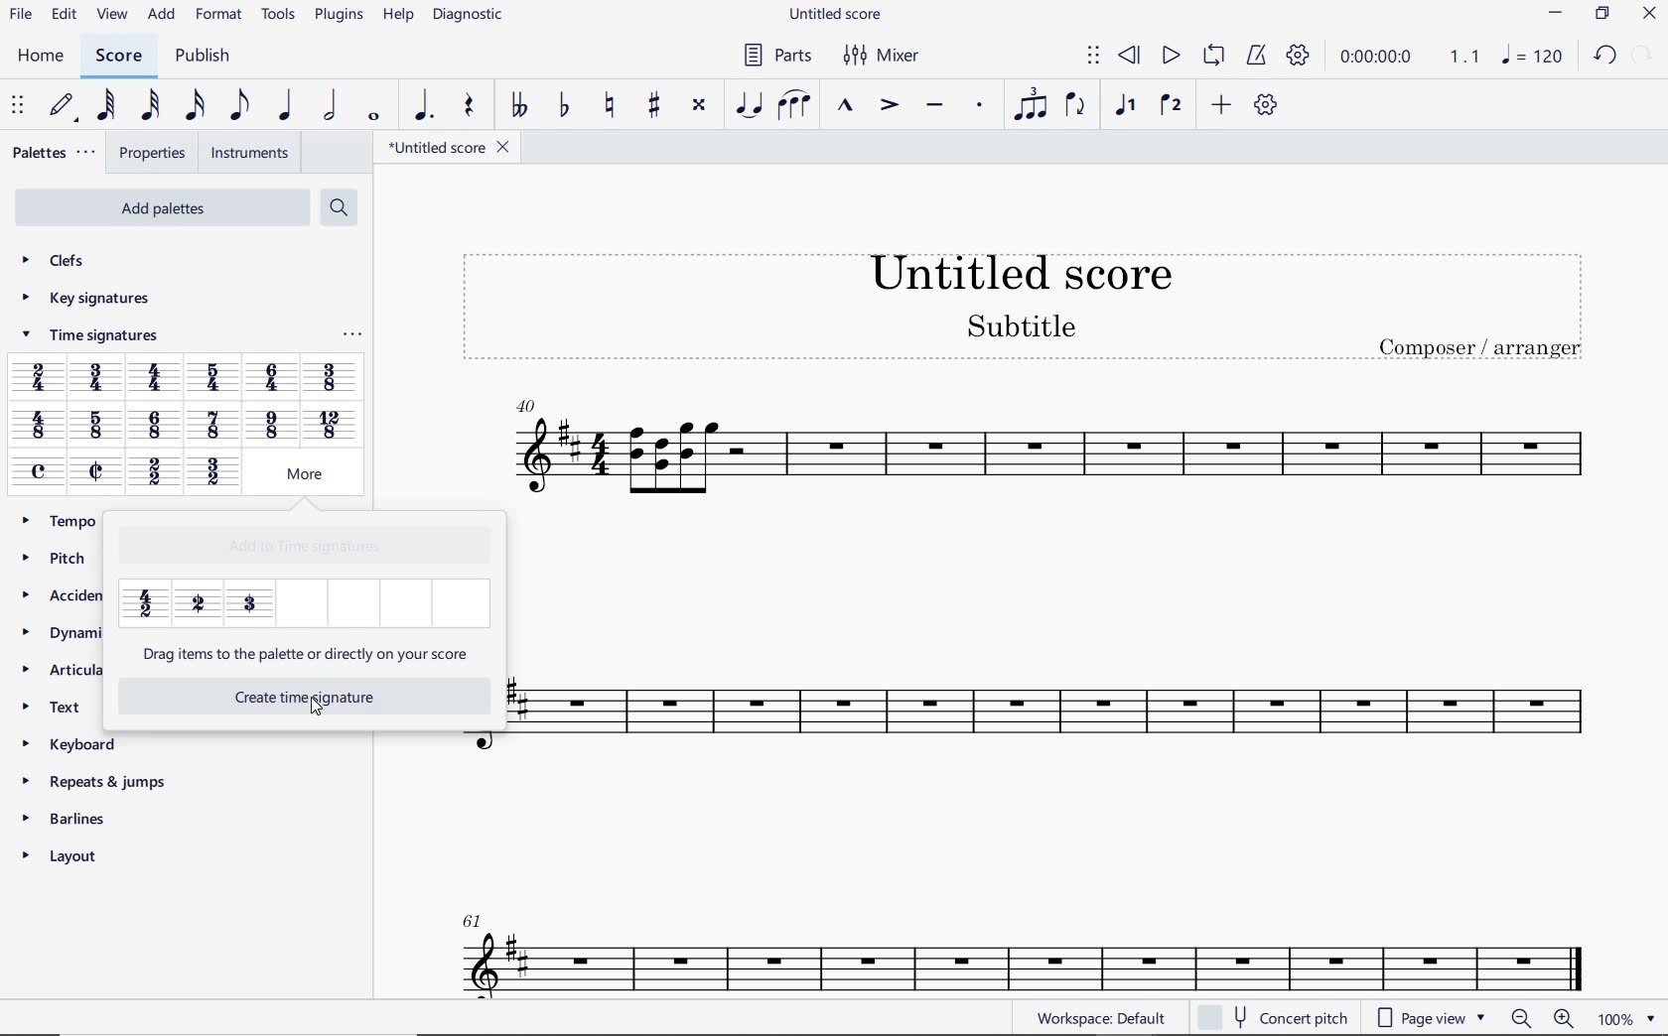 The height and width of the screenshot is (1036, 1668). What do you see at coordinates (56, 263) in the screenshot?
I see `CLEFS` at bounding box center [56, 263].